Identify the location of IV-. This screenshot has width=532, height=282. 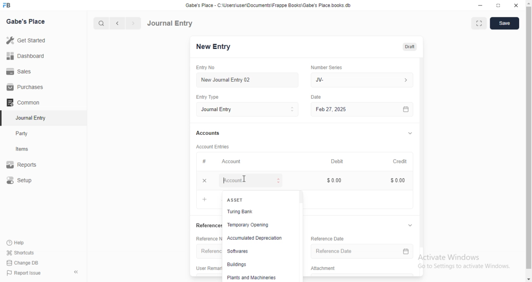
(365, 80).